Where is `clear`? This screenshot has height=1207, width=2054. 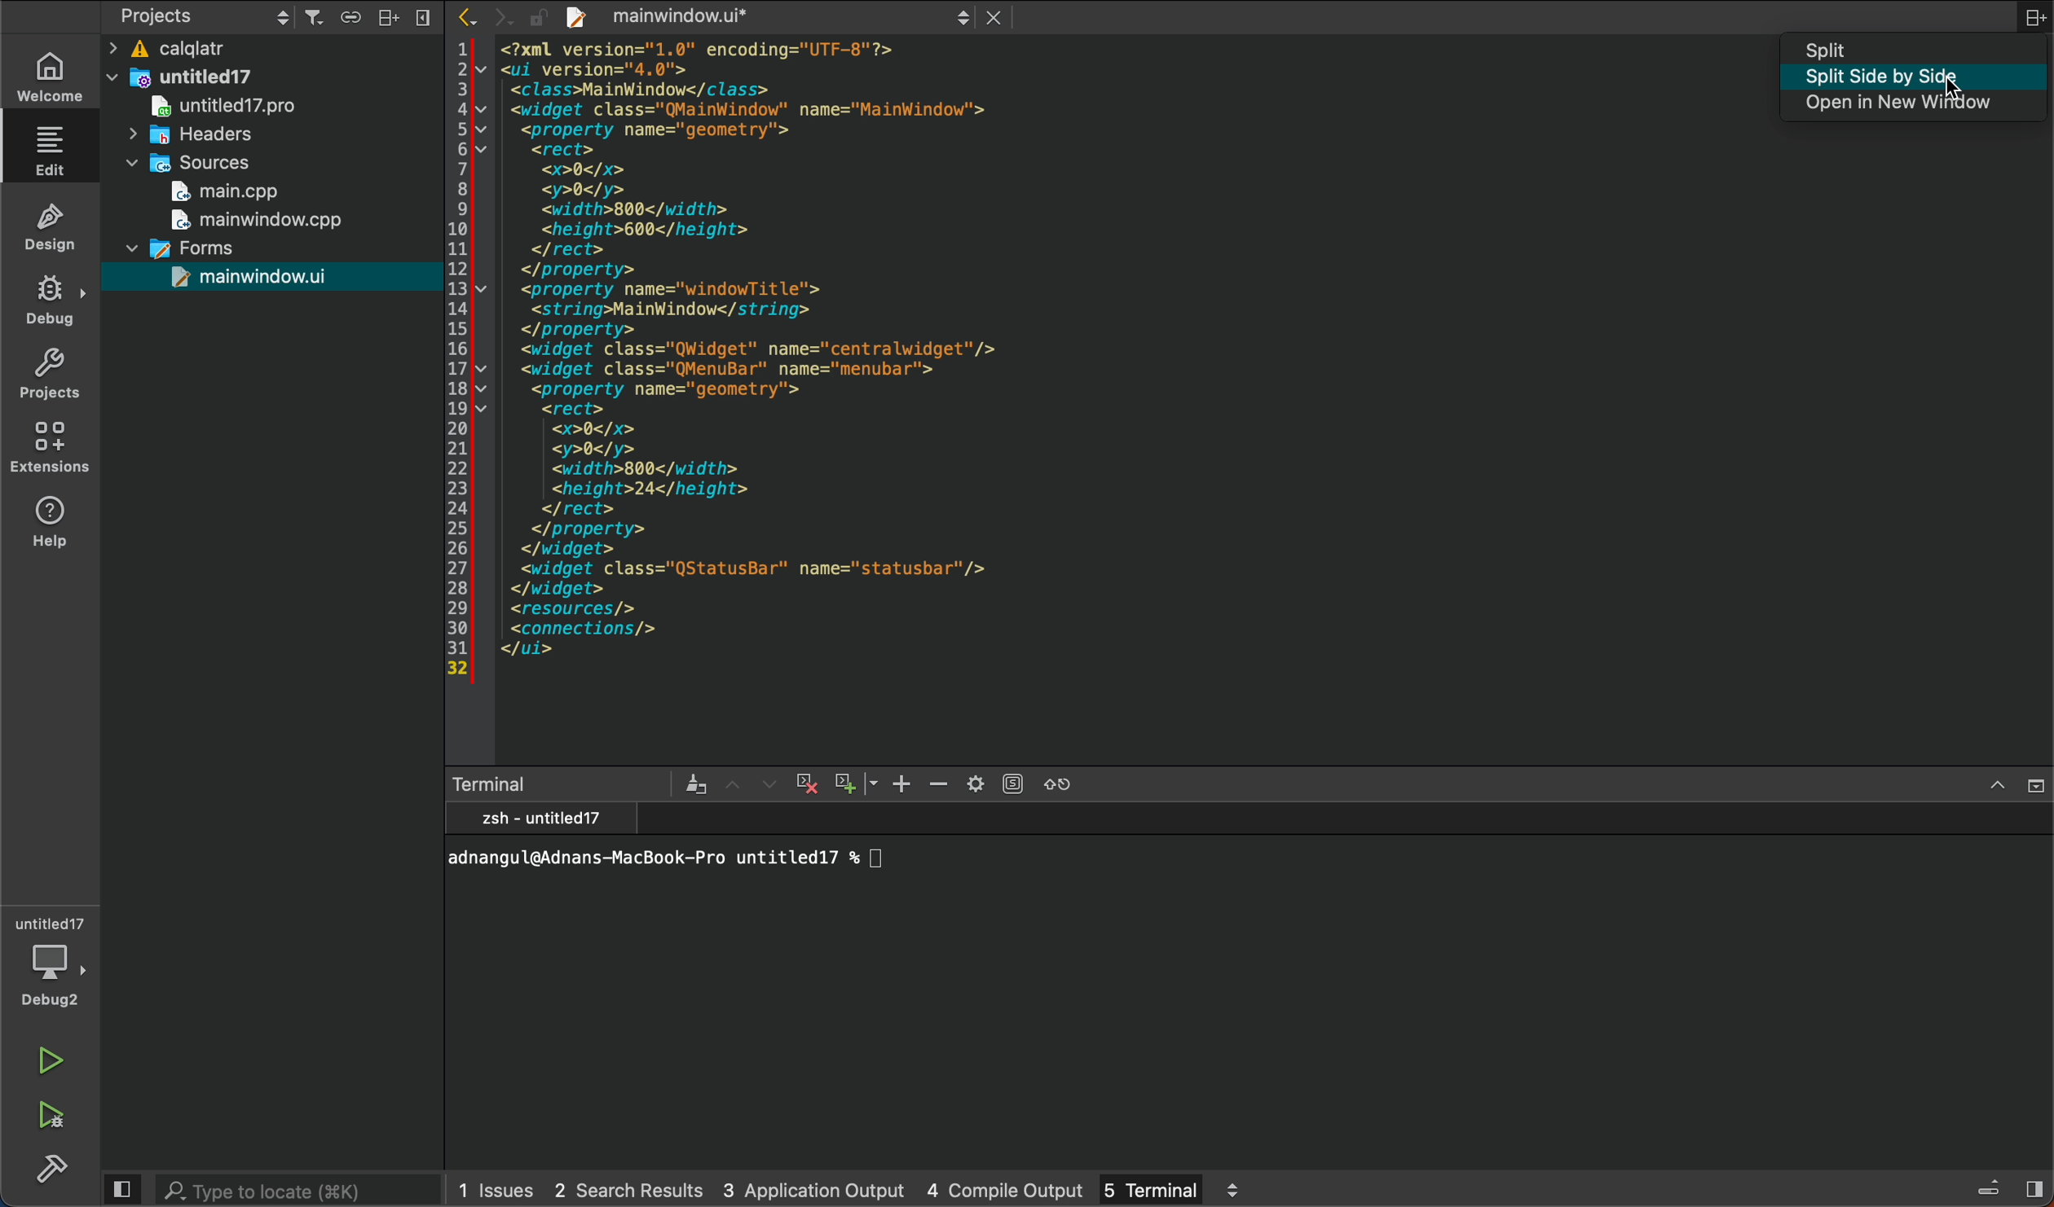 clear is located at coordinates (697, 785).